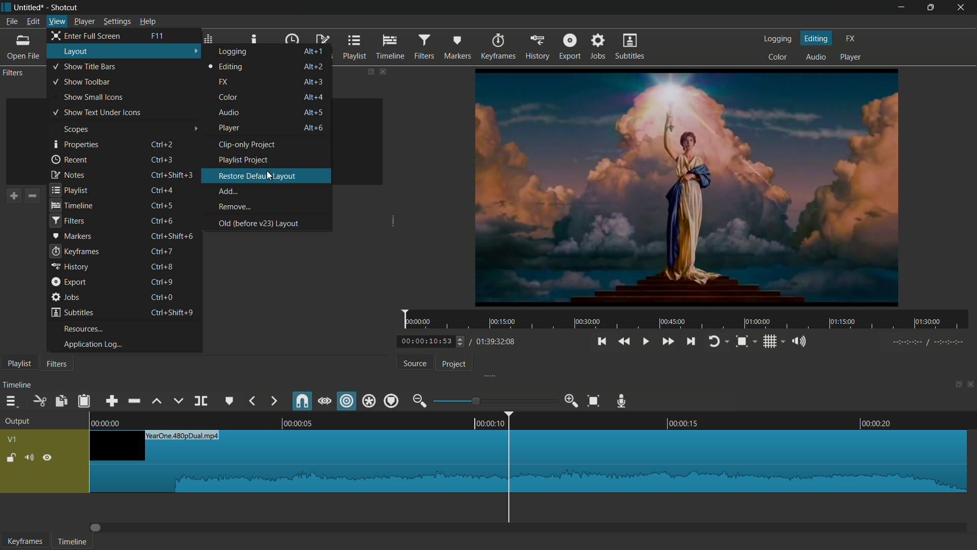 This screenshot has height=550, width=977. What do you see at coordinates (369, 401) in the screenshot?
I see `ripple all tracks` at bounding box center [369, 401].